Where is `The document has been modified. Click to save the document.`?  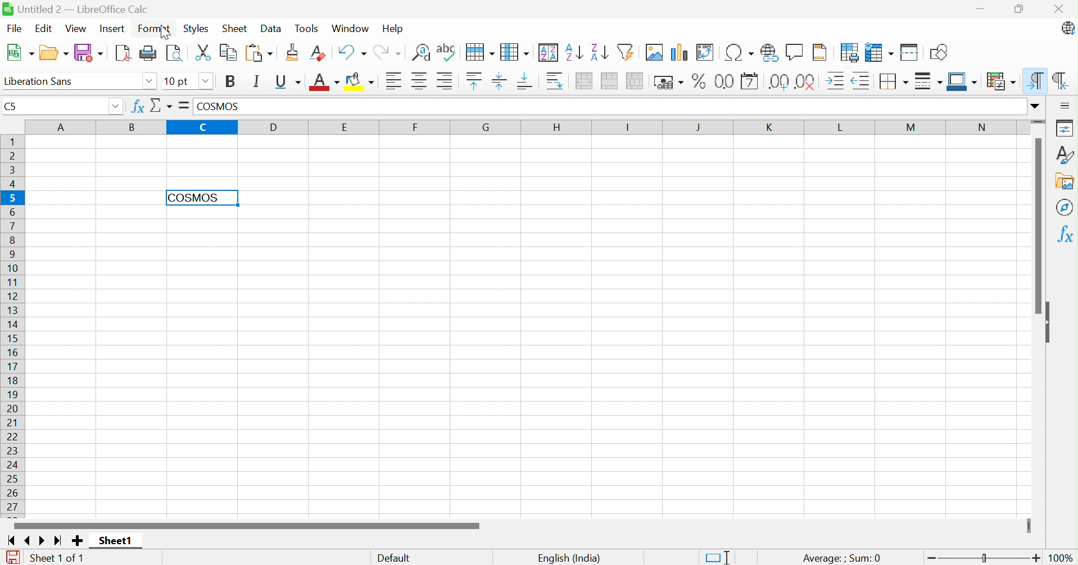
The document has been modified. Click to save the document. is located at coordinates (10, 557).